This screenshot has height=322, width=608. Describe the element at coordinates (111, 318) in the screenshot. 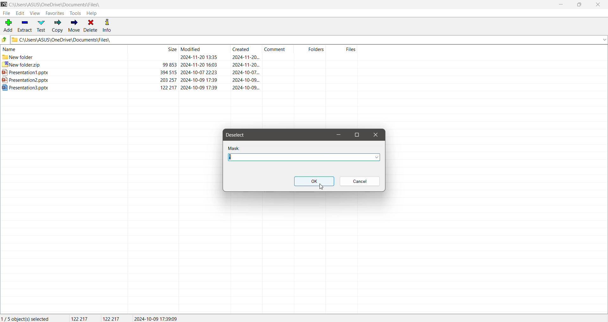

I see `Size of the last file selected` at that location.